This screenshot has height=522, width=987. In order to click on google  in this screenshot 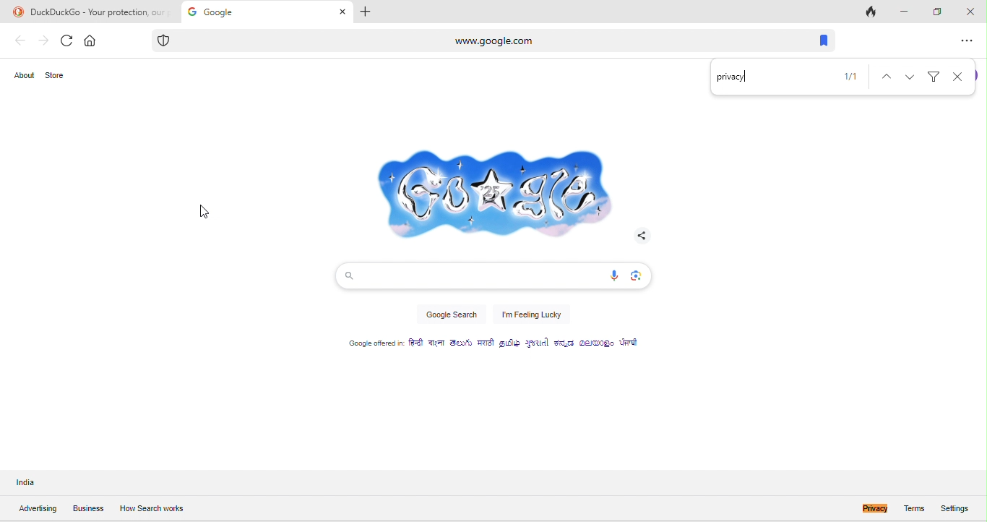, I will do `click(490, 189)`.